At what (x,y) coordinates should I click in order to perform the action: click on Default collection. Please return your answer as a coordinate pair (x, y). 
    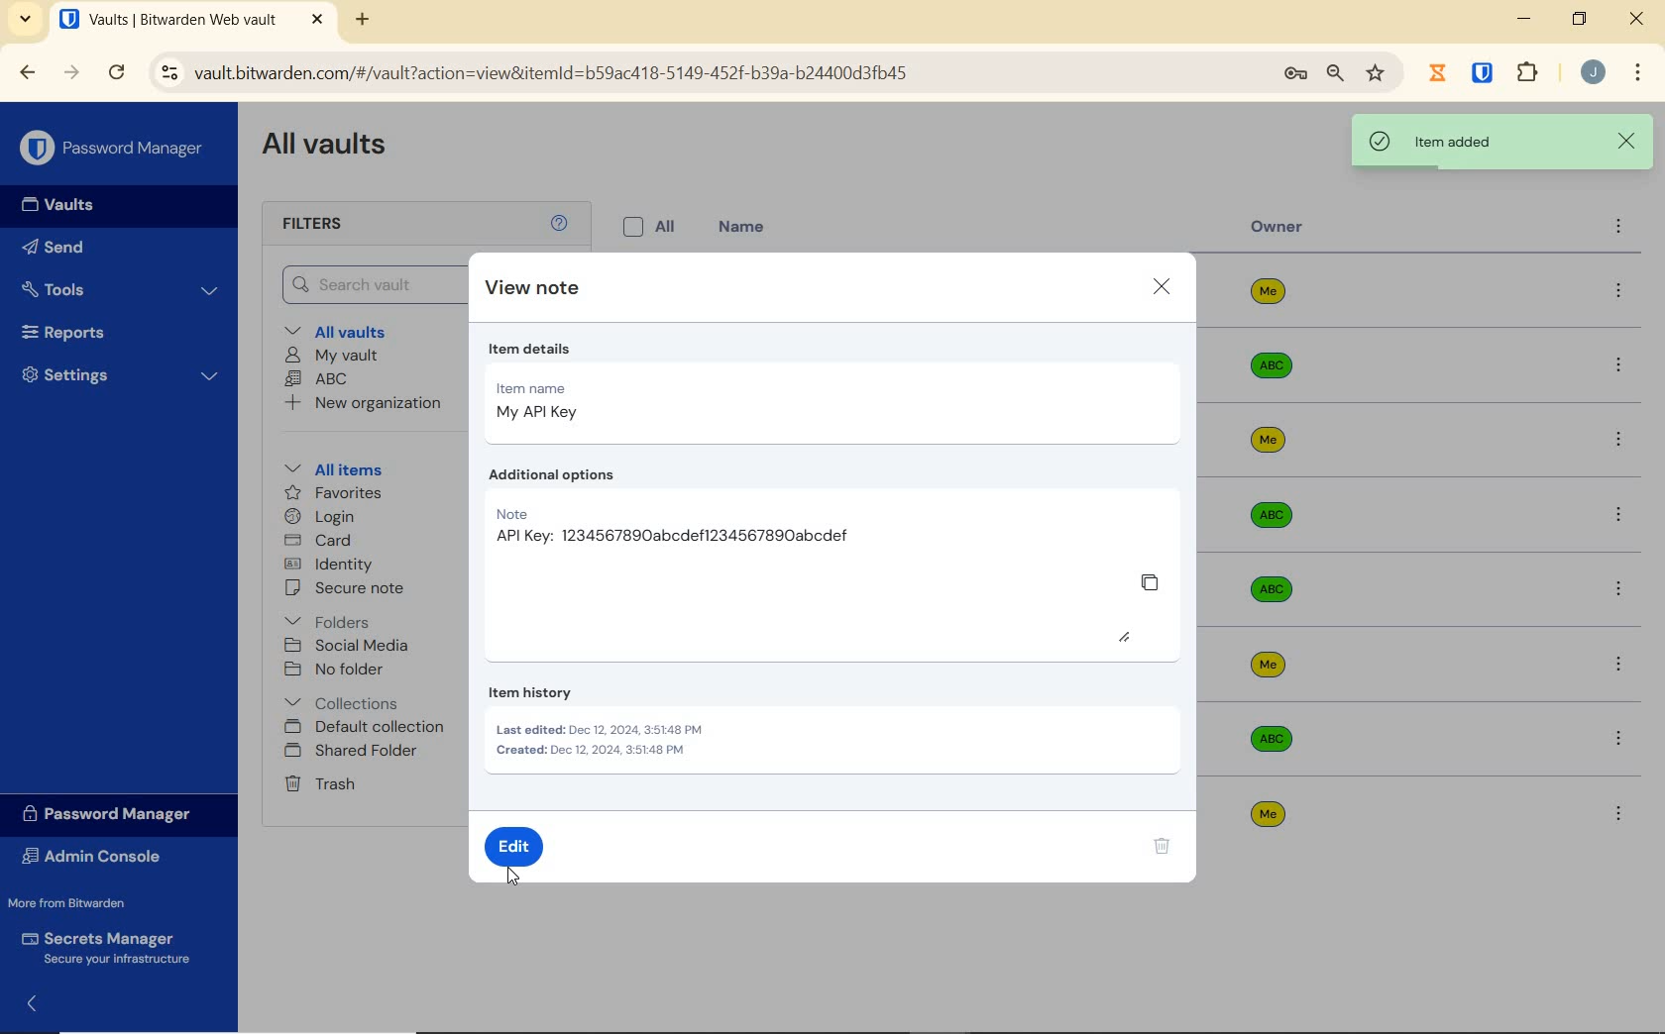
    Looking at the image, I should click on (366, 727).